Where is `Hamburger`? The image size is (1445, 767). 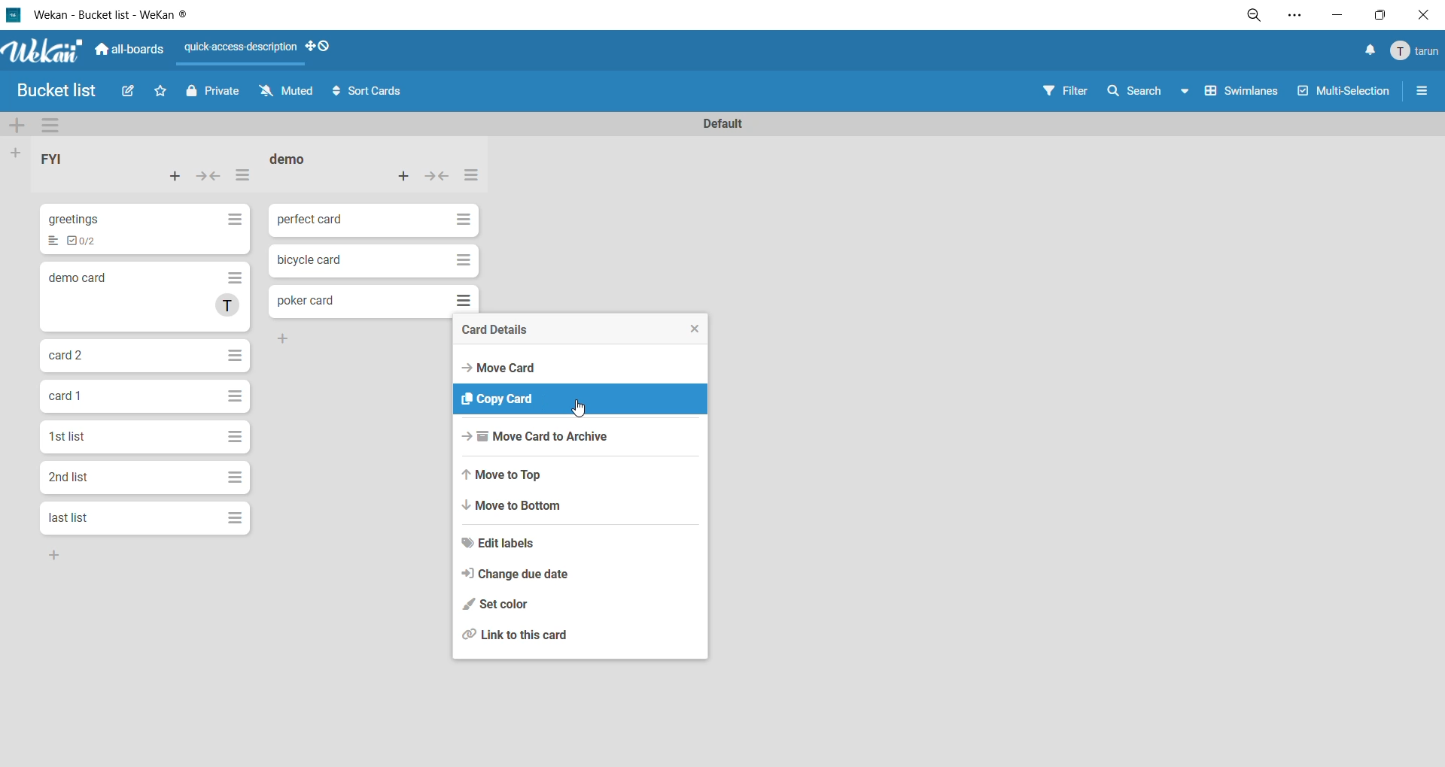
Hamburger is located at coordinates (239, 517).